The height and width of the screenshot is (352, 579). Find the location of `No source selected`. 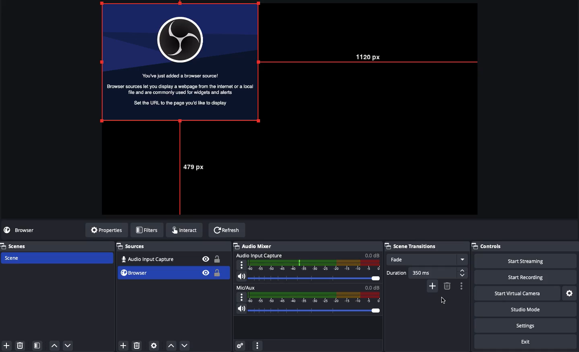

No source selected is located at coordinates (26, 230).